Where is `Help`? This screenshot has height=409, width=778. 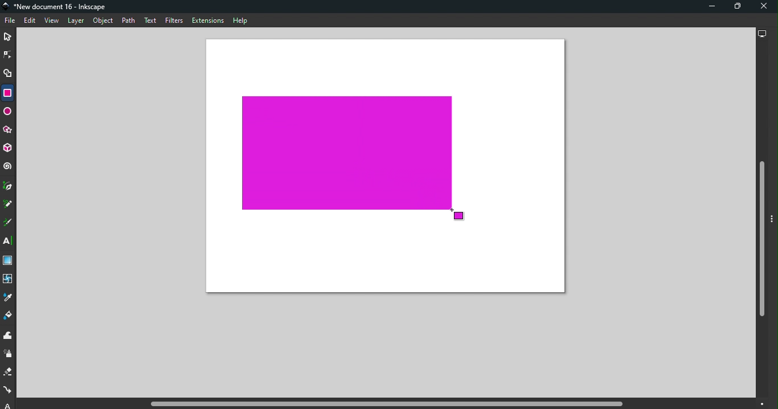 Help is located at coordinates (240, 21).